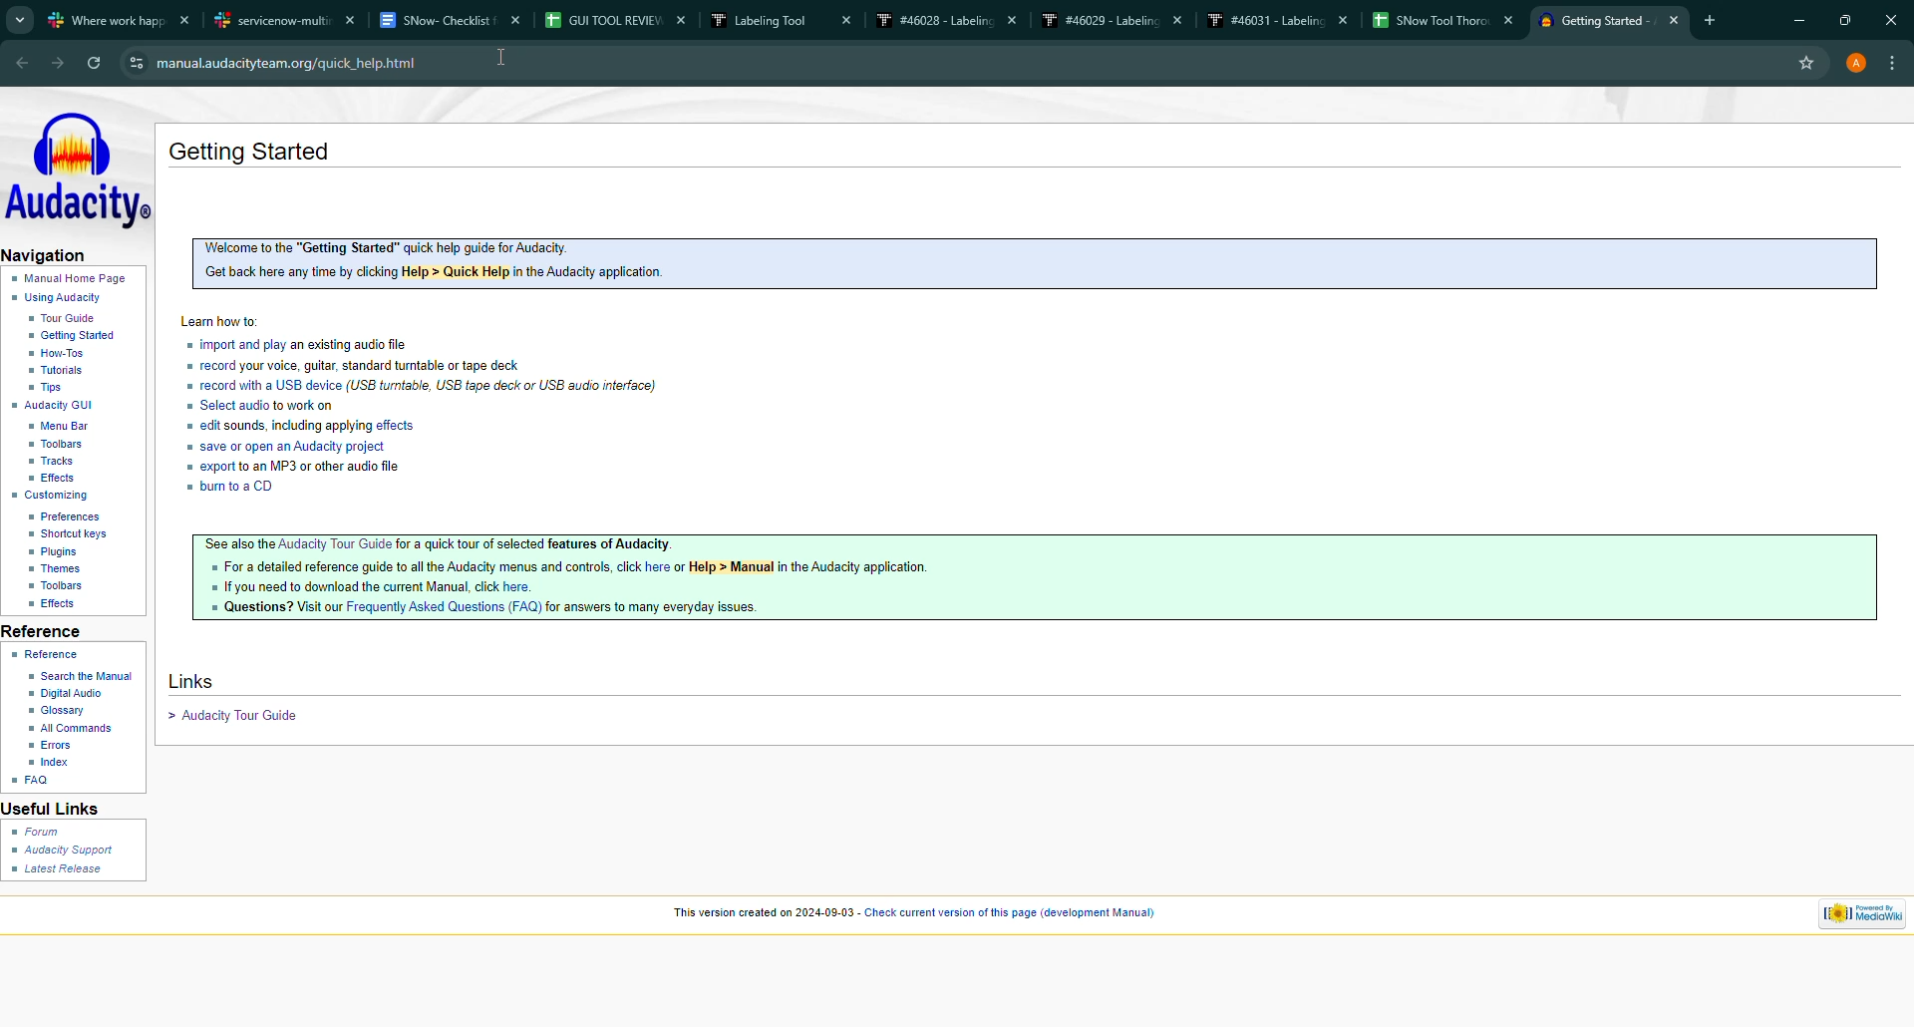 The width and height of the screenshot is (1914, 1027). I want to click on favourite, so click(1802, 64).